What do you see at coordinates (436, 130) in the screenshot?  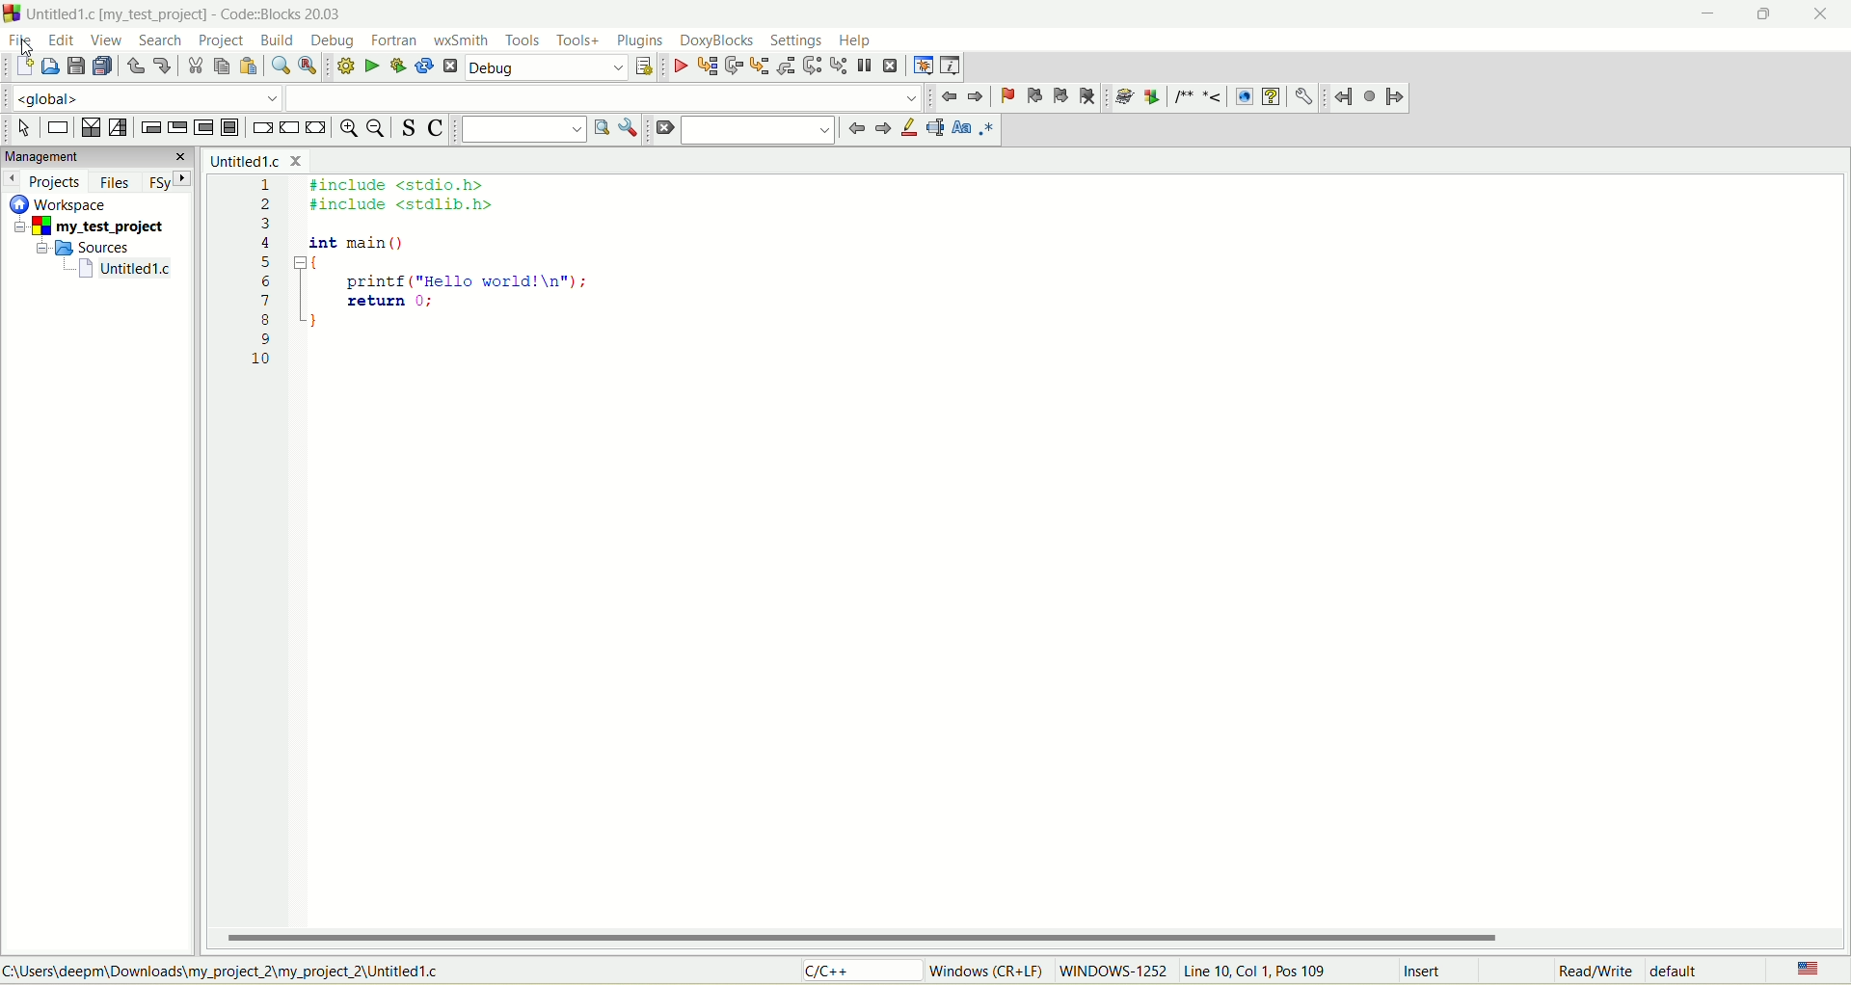 I see `toggle comment` at bounding box center [436, 130].